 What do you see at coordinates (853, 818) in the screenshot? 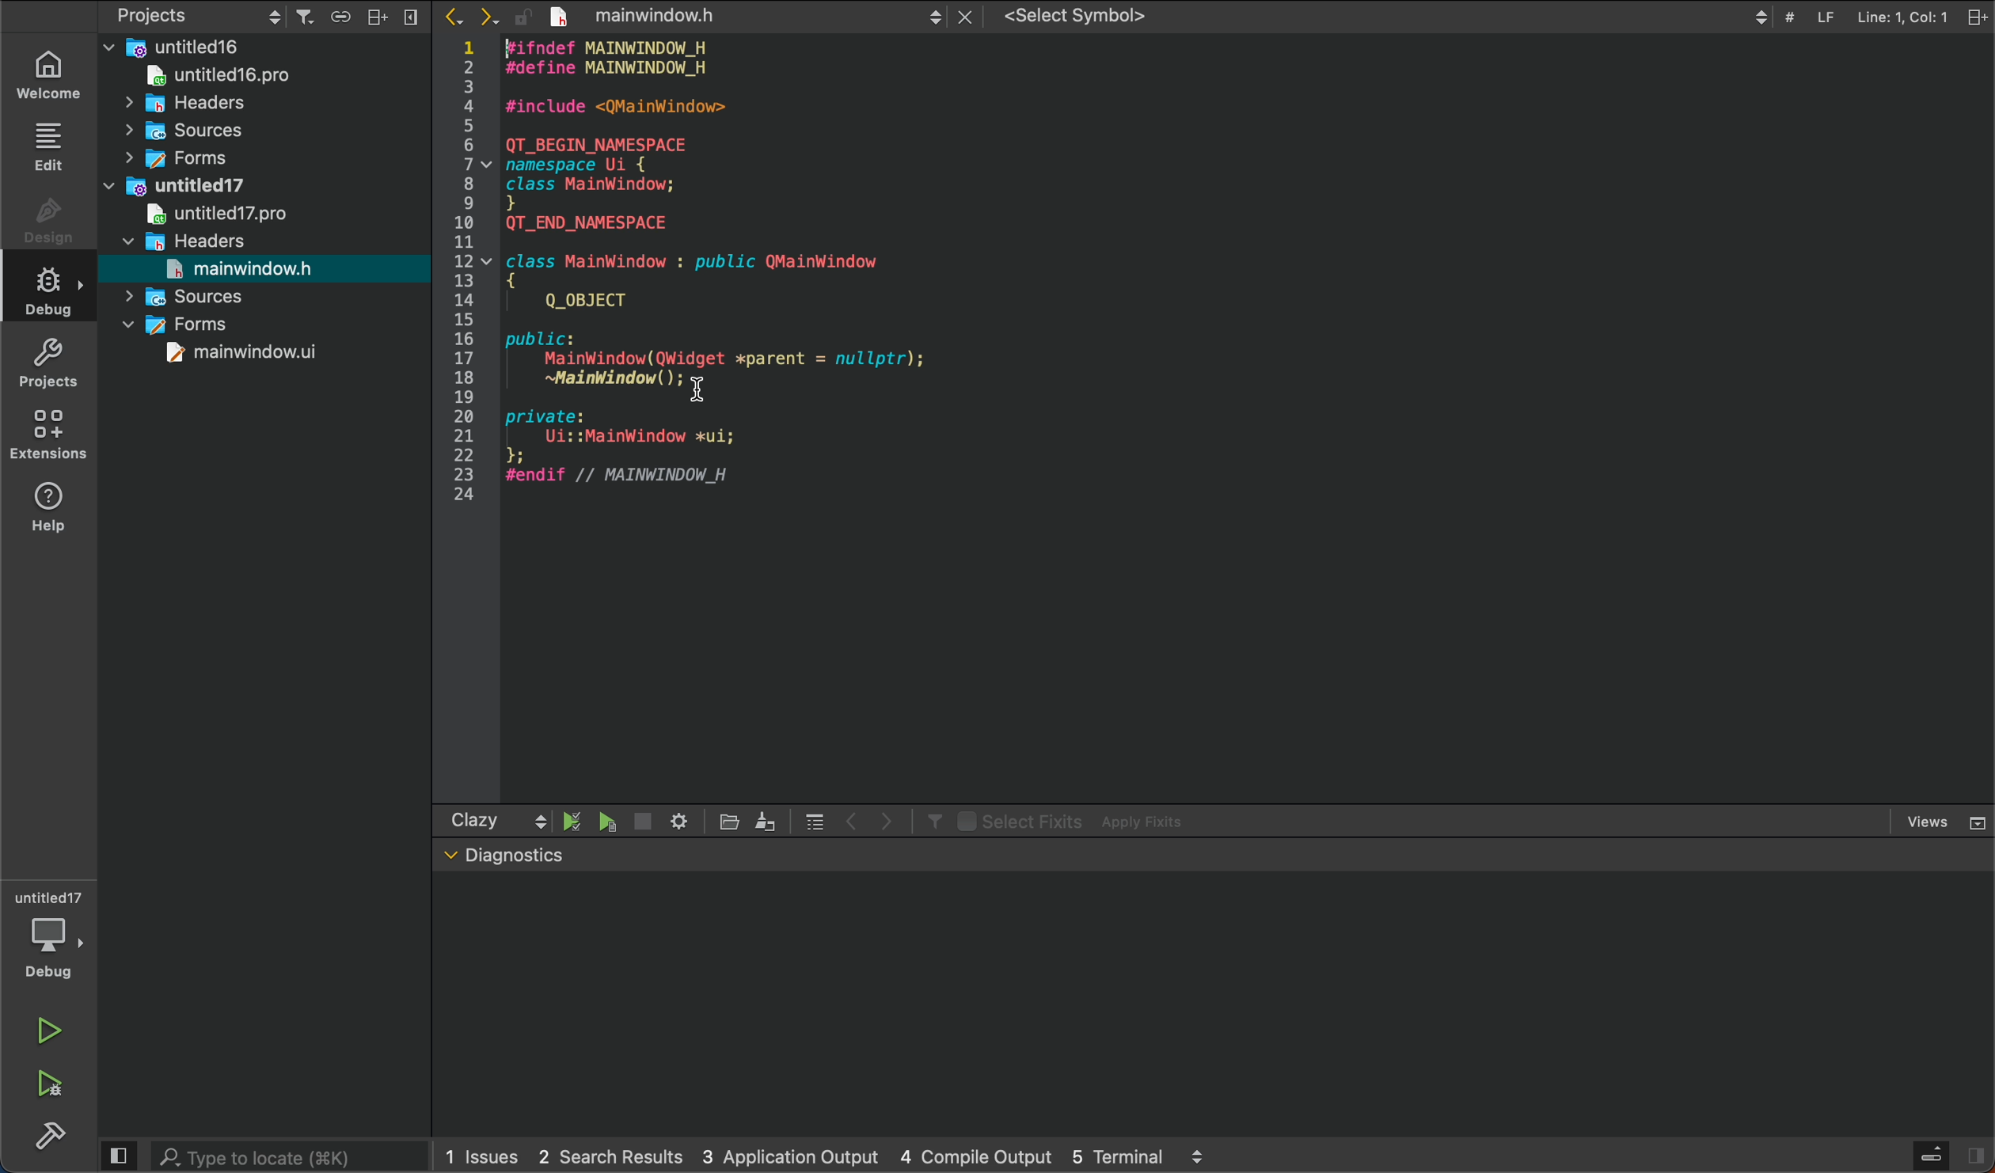
I see `Previous` at bounding box center [853, 818].